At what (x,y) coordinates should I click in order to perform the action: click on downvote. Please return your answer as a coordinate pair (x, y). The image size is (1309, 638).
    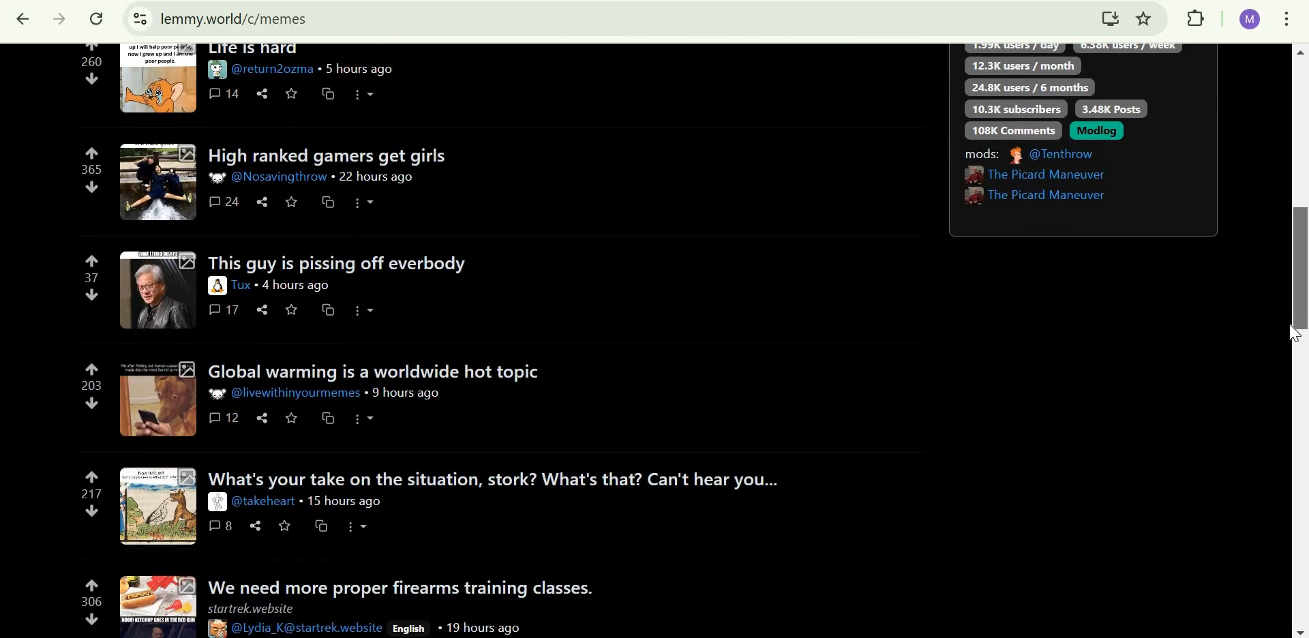
    Looking at the image, I should click on (91, 404).